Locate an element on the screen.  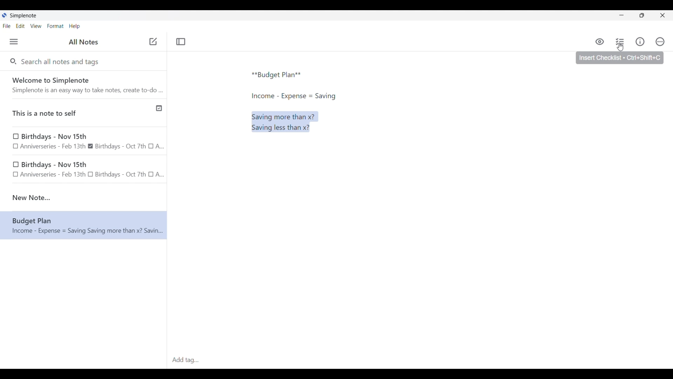
Menu is located at coordinates (14, 41).